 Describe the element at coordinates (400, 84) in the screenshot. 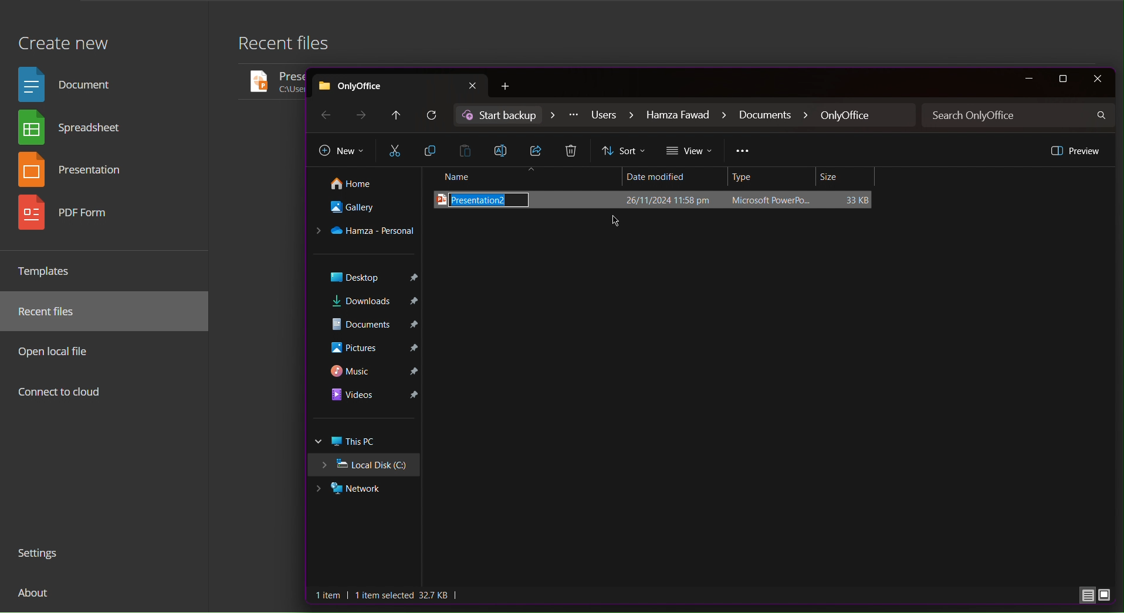

I see `OnlyOffice` at that location.